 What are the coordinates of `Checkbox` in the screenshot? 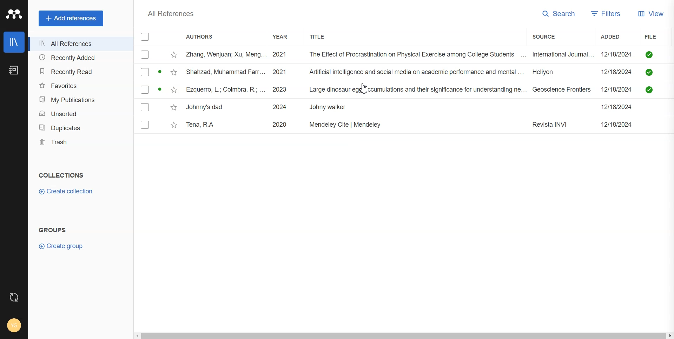 It's located at (145, 107).